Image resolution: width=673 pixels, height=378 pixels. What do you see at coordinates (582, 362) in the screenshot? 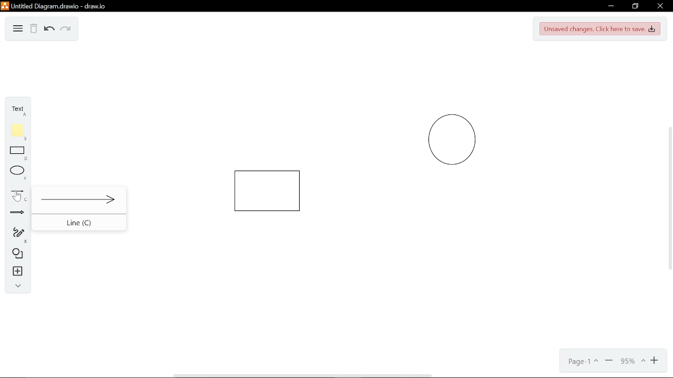
I see `Page- 1` at bounding box center [582, 362].